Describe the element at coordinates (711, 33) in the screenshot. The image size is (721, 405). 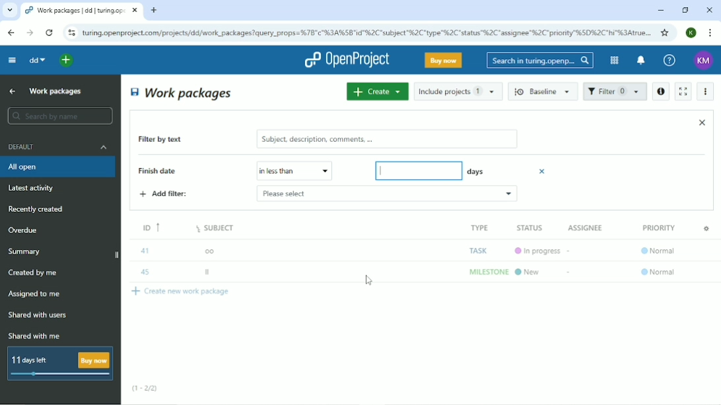
I see `Customize and control google chrome` at that location.